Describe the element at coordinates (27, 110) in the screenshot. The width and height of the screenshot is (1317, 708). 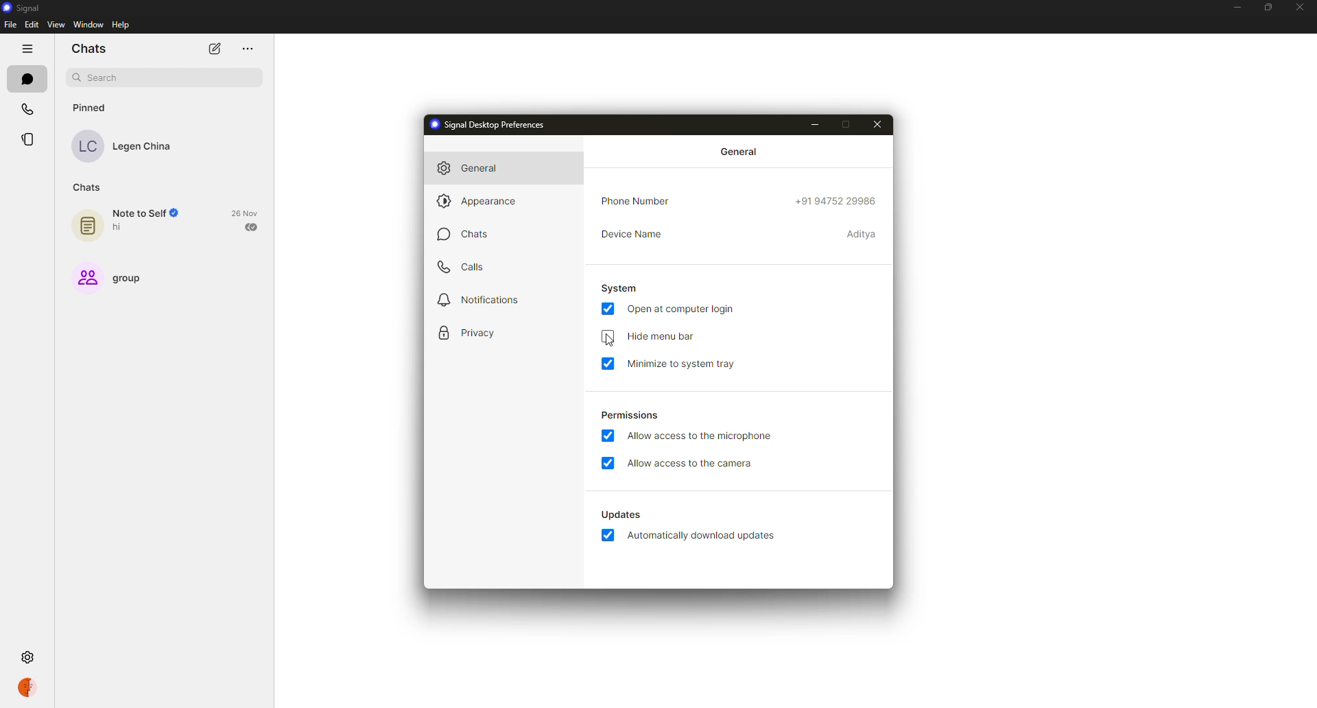
I see `calls` at that location.